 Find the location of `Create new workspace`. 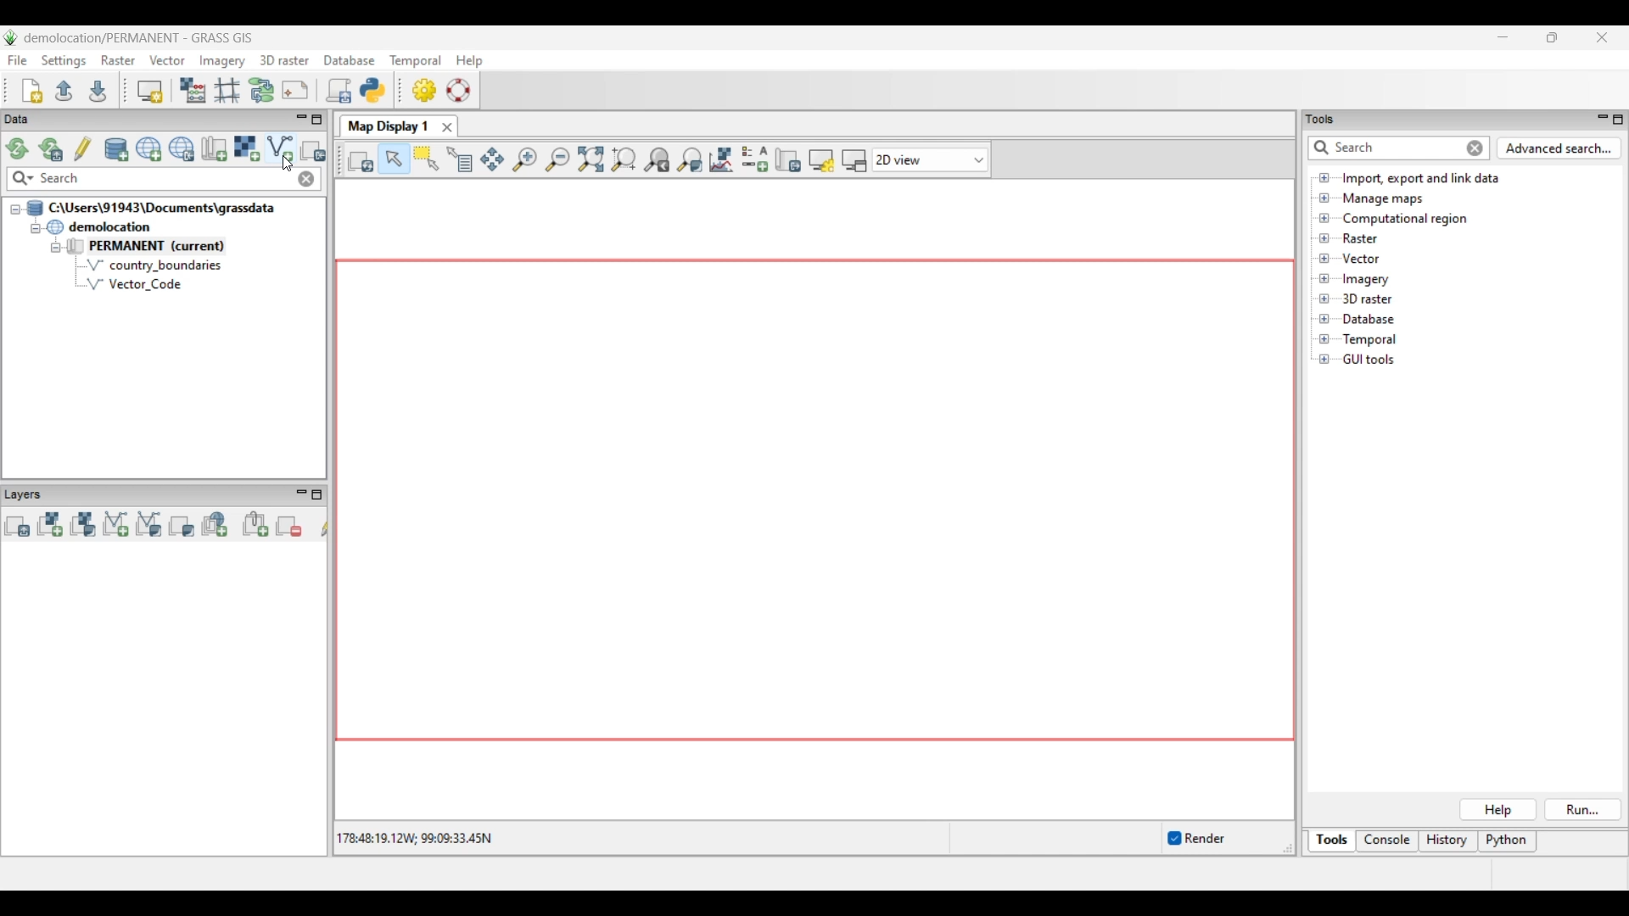

Create new workspace is located at coordinates (33, 91).